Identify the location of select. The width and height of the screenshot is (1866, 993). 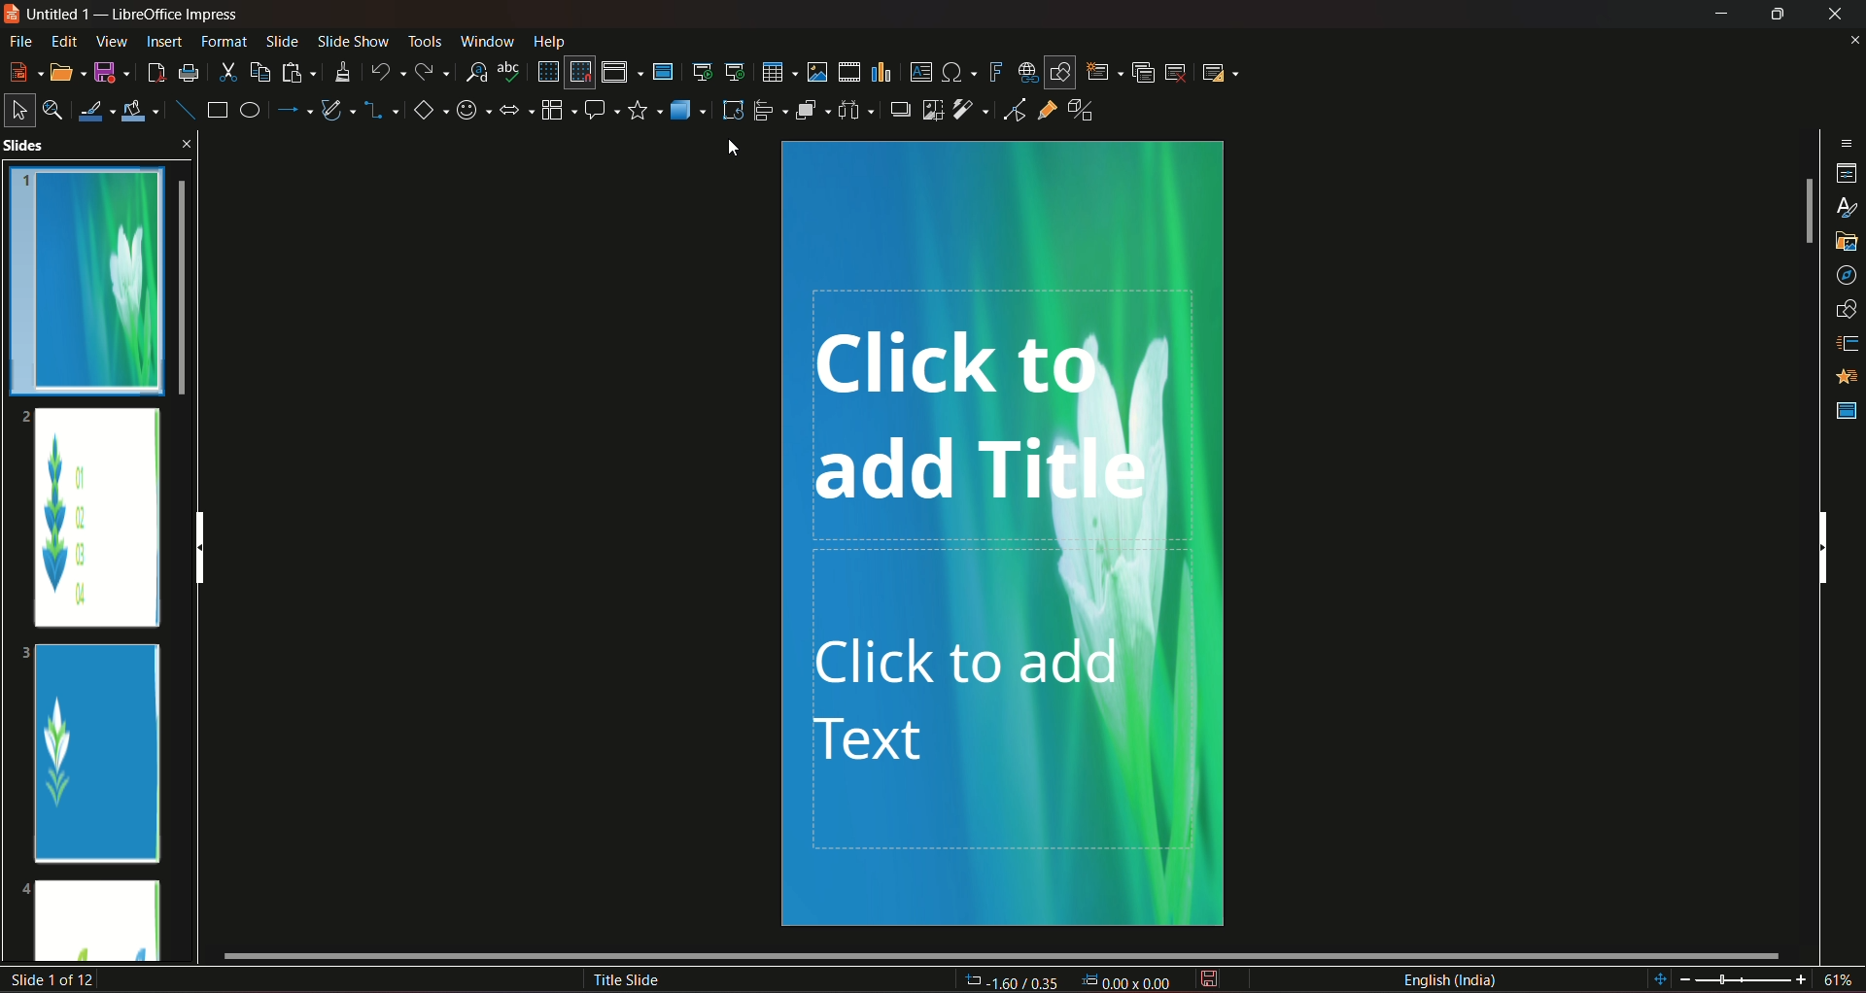
(19, 108).